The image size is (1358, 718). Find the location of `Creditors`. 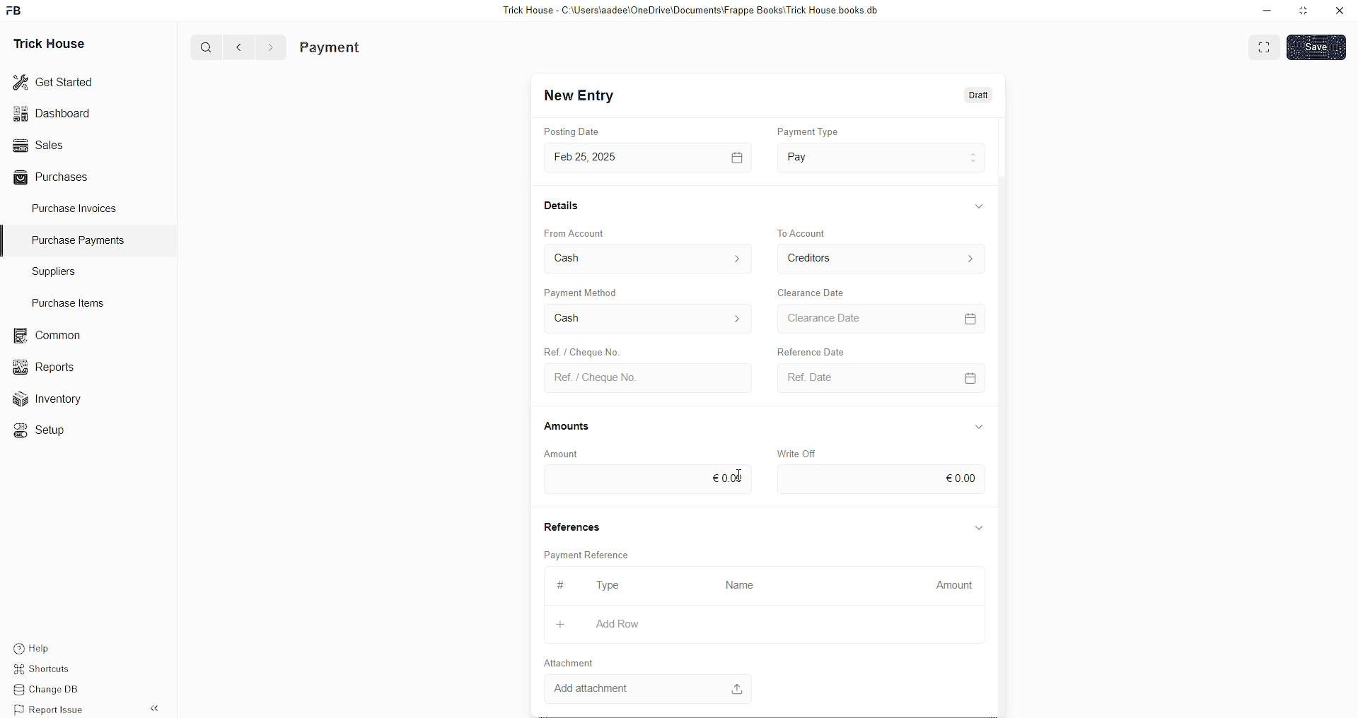

Creditors is located at coordinates (806, 257).